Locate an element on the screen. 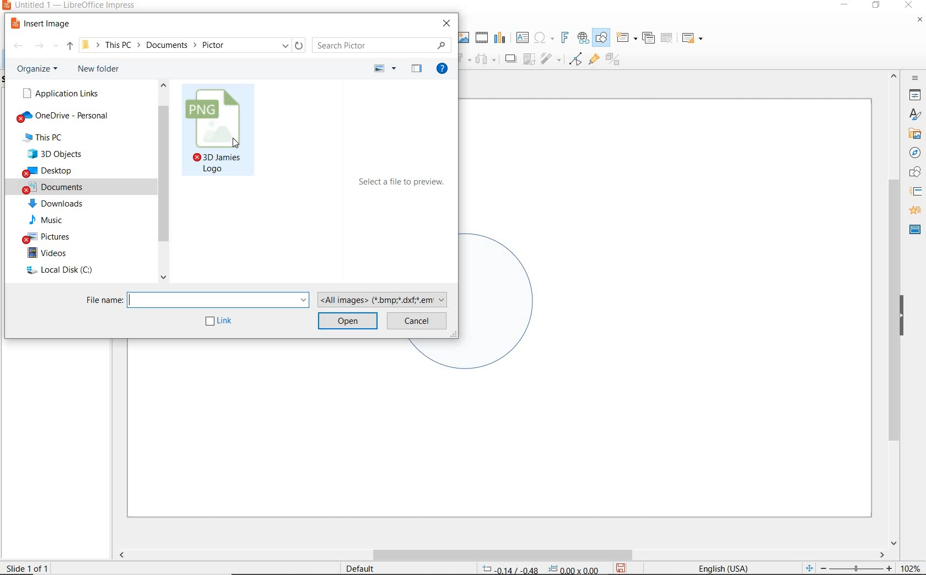 The image size is (926, 575). scrollbar is located at coordinates (163, 183).